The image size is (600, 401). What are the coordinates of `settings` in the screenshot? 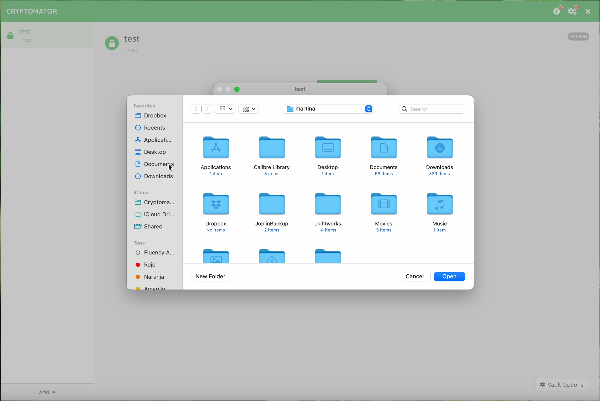 It's located at (574, 12).